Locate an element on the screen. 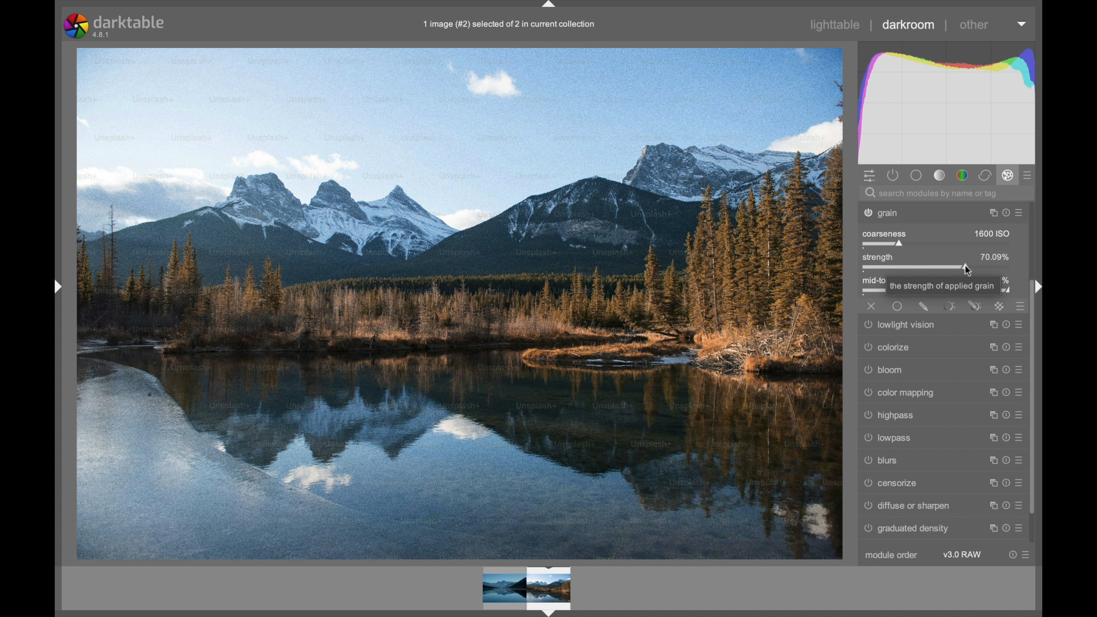  blurs is located at coordinates (880, 461).